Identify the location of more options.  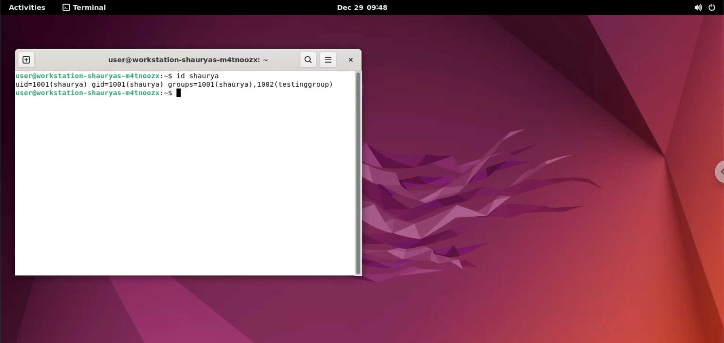
(329, 60).